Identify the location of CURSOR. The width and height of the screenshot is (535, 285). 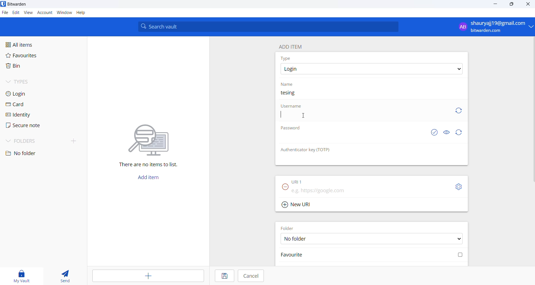
(302, 115).